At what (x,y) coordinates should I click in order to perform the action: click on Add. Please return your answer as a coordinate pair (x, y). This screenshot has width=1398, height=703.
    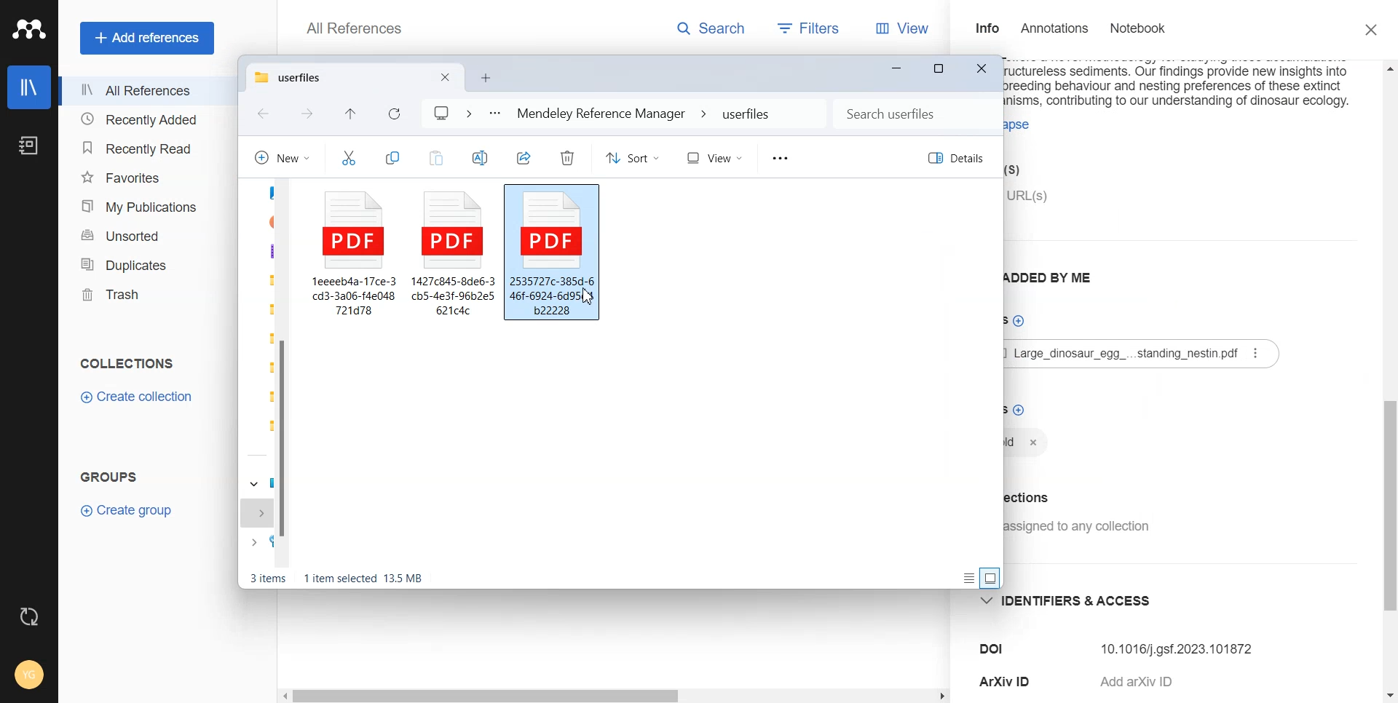
    Looking at the image, I should click on (1150, 679).